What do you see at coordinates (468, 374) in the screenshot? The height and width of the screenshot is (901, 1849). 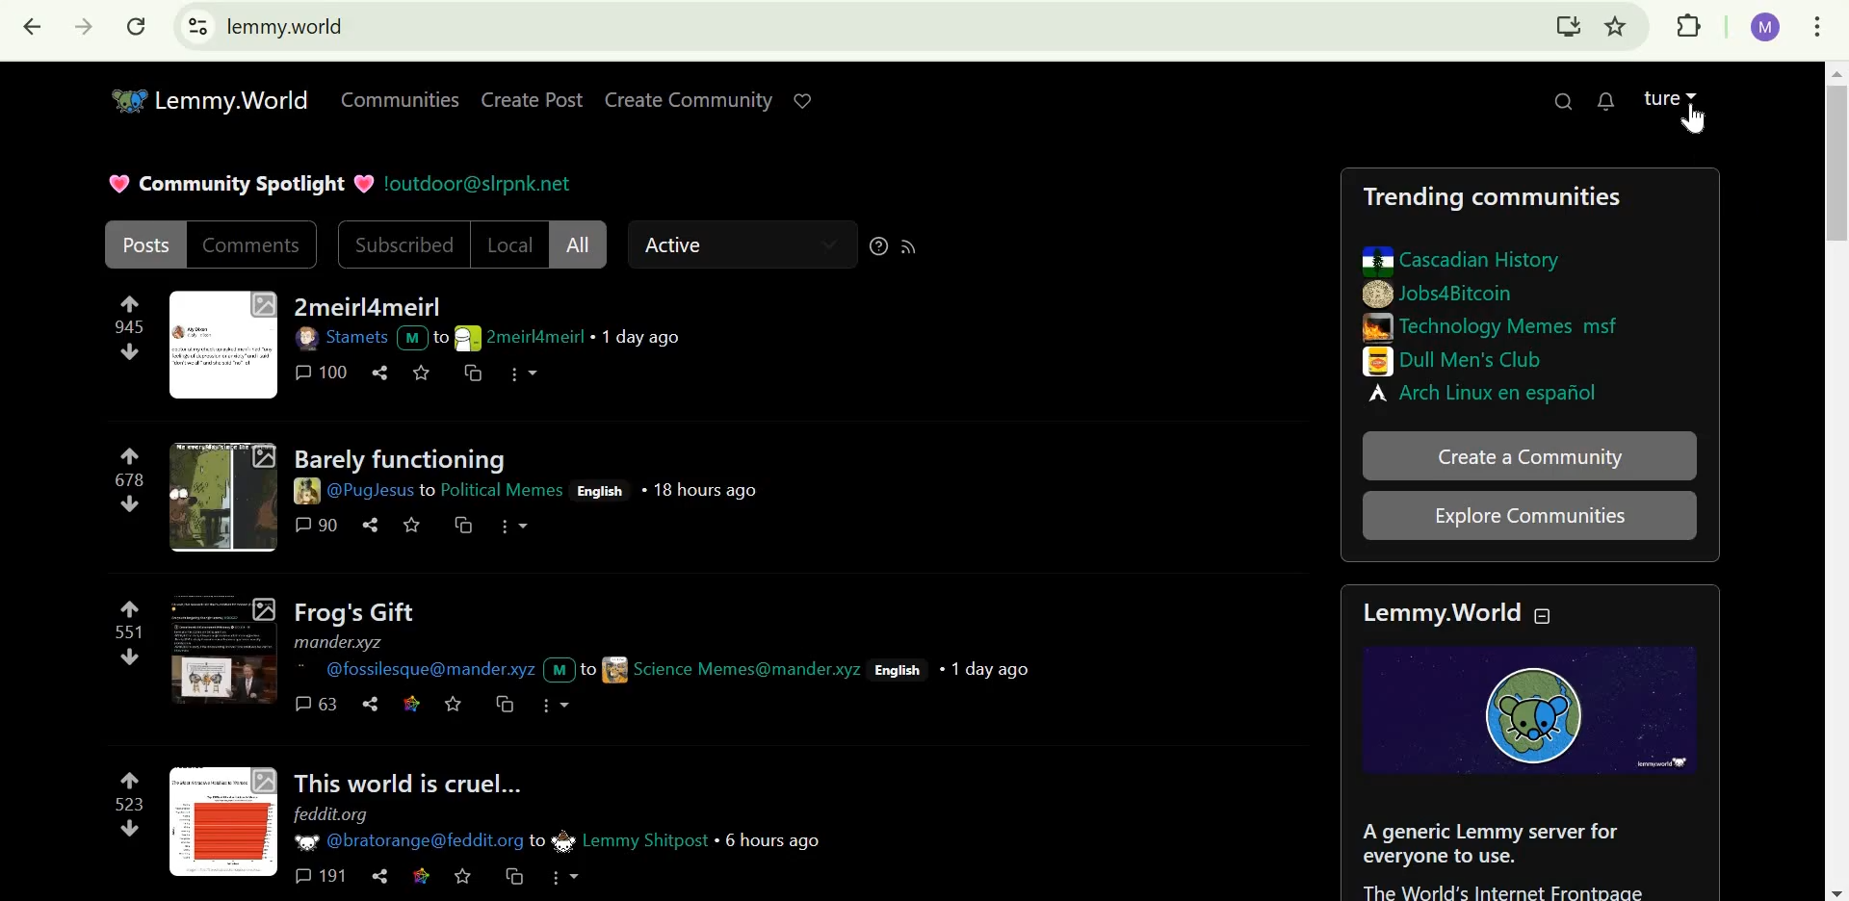 I see `cross-post` at bounding box center [468, 374].